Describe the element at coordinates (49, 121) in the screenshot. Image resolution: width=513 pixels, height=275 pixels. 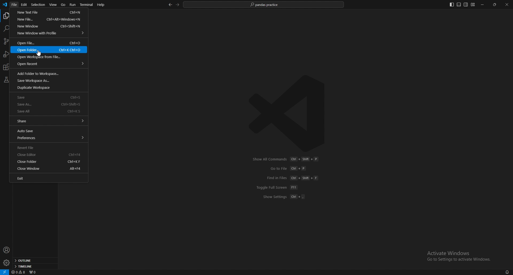
I see `share` at that location.